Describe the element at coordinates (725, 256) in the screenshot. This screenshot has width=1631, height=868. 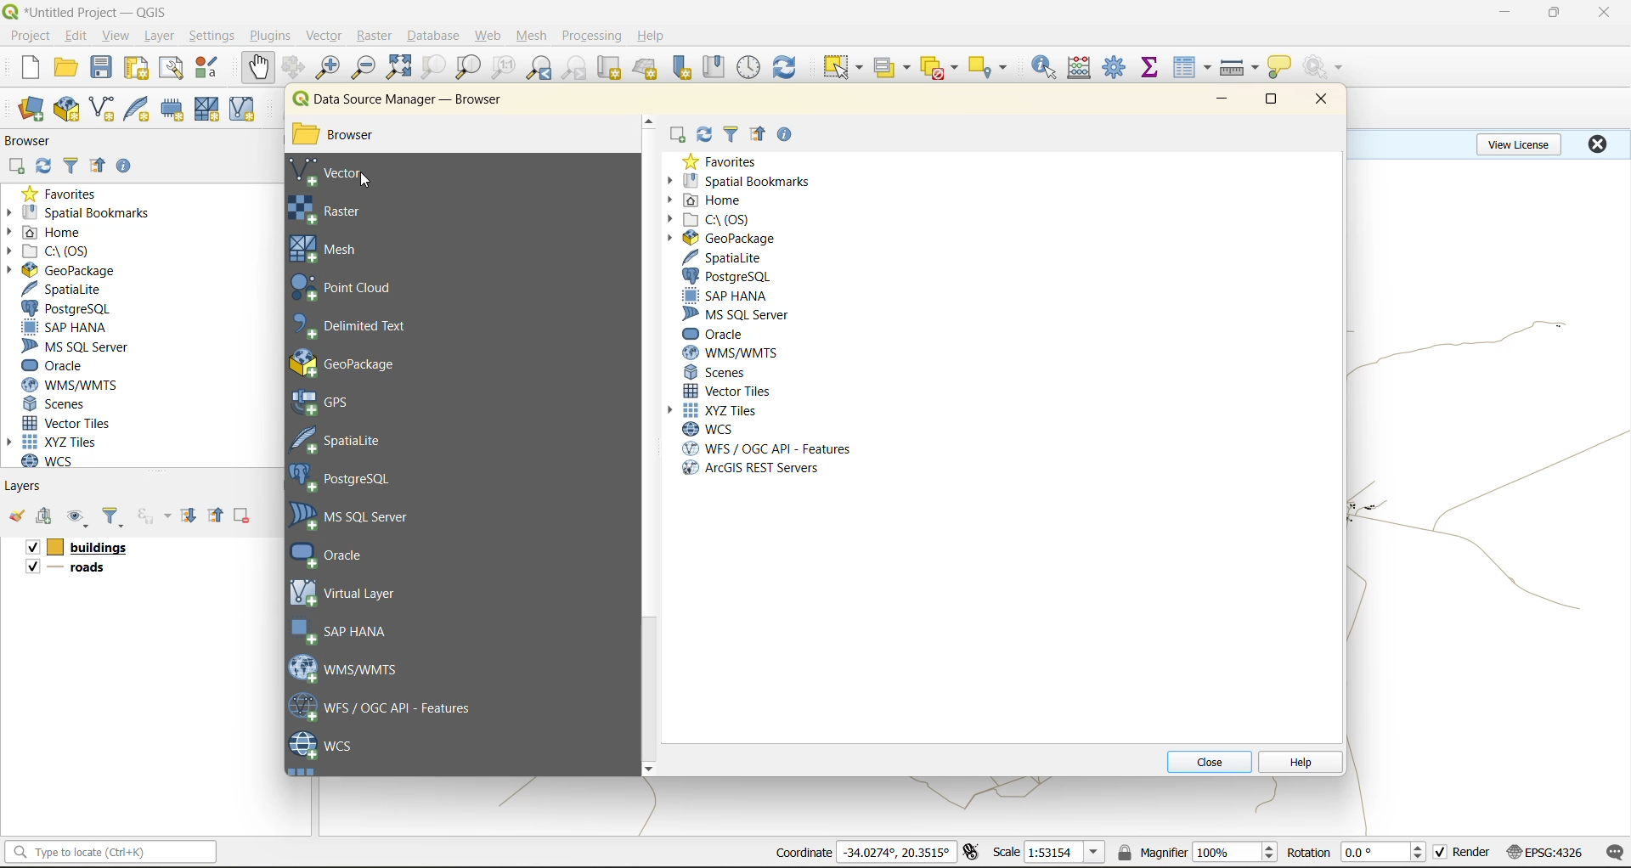
I see `spatial lite` at that location.